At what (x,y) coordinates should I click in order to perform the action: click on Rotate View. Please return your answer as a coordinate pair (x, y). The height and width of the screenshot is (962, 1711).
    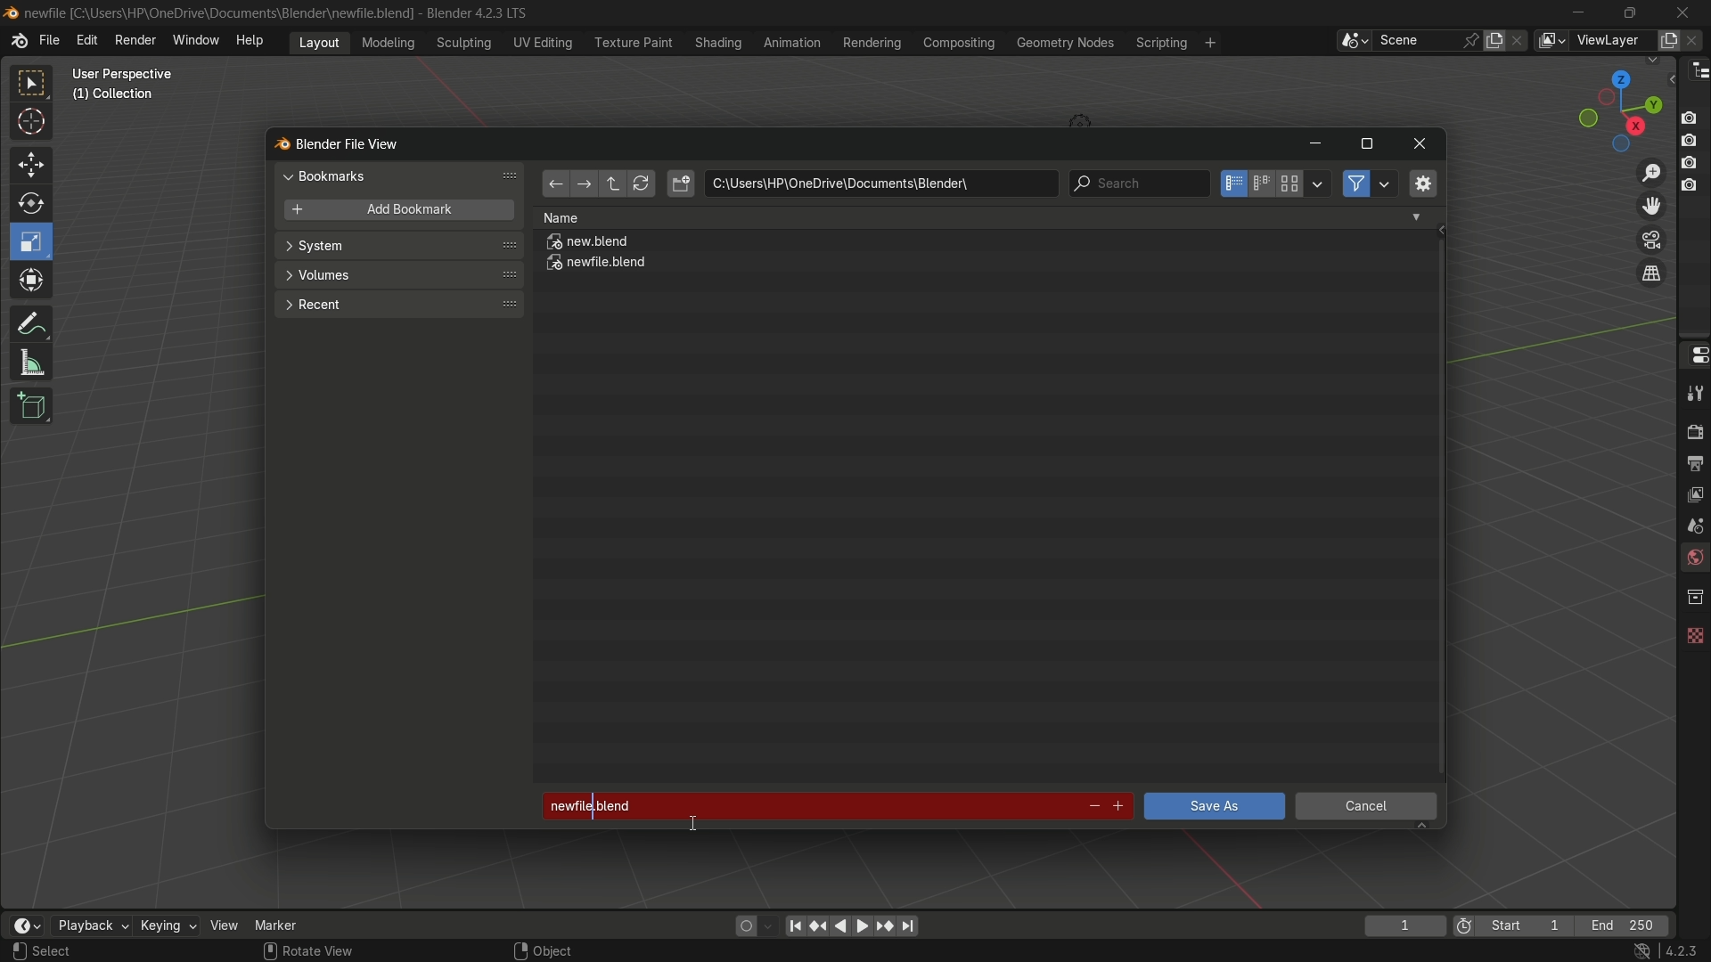
    Looking at the image, I should click on (308, 951).